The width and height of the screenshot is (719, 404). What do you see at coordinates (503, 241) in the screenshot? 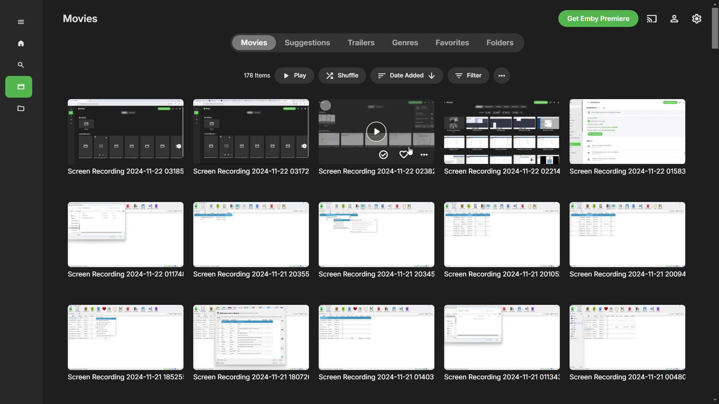
I see `` at bounding box center [503, 241].